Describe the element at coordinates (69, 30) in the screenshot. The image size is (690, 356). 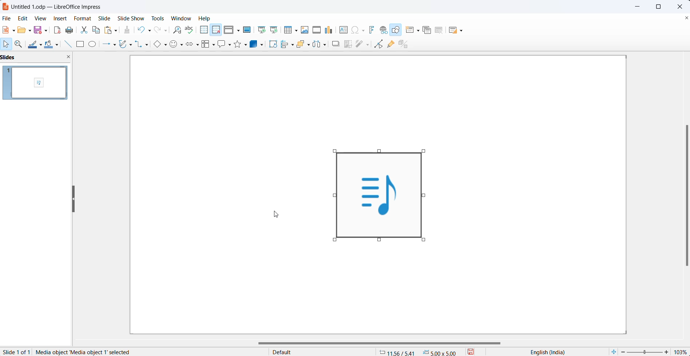
I see `print` at that location.